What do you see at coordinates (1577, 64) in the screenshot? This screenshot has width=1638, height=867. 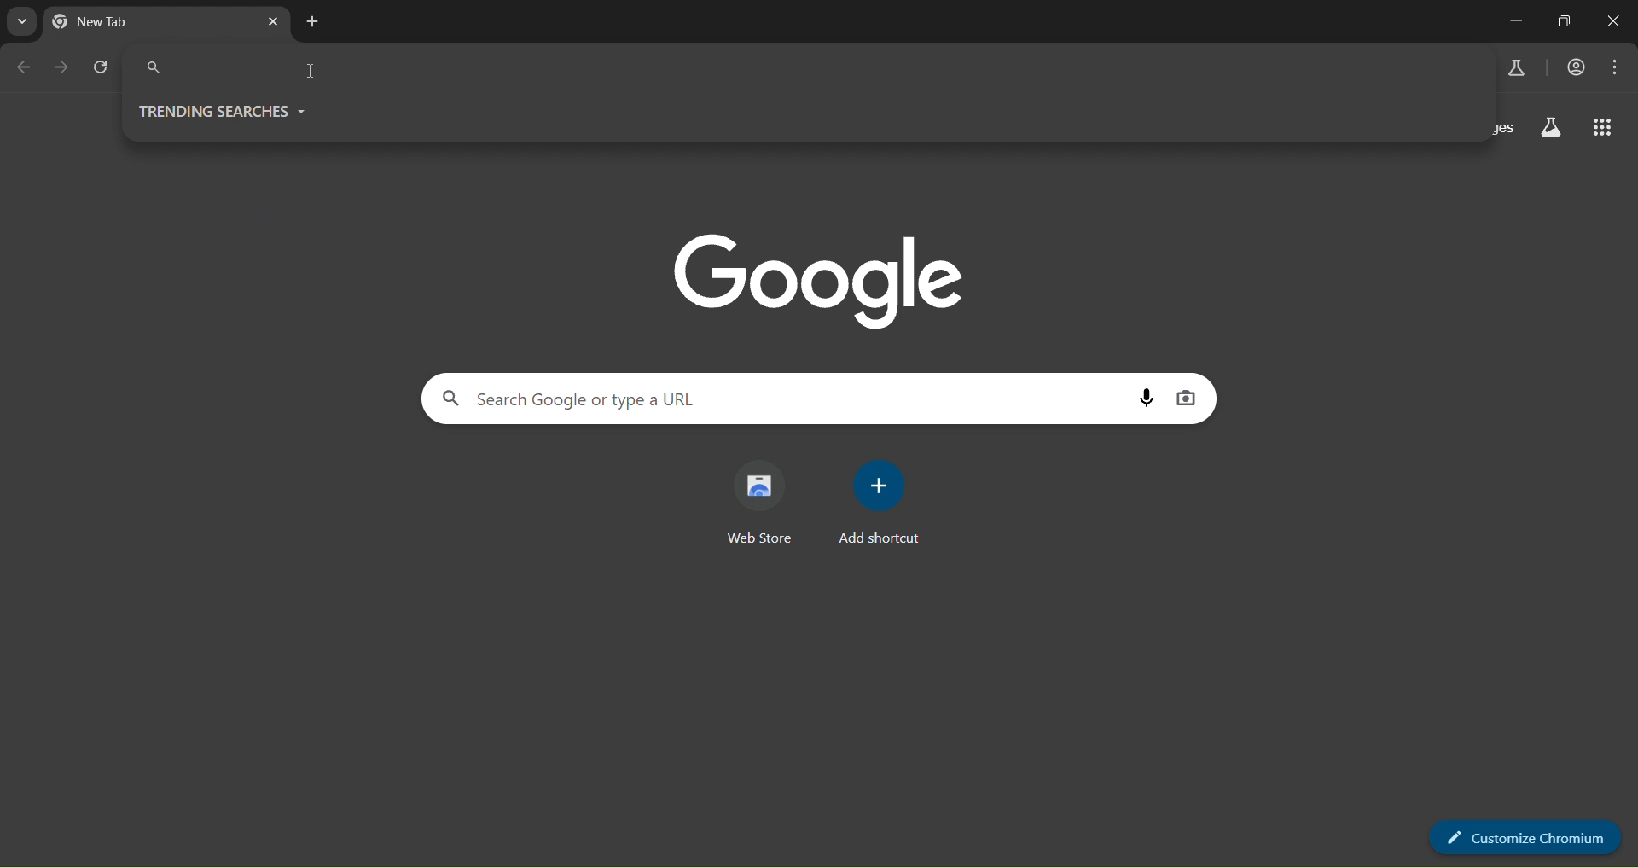 I see `account` at bounding box center [1577, 64].